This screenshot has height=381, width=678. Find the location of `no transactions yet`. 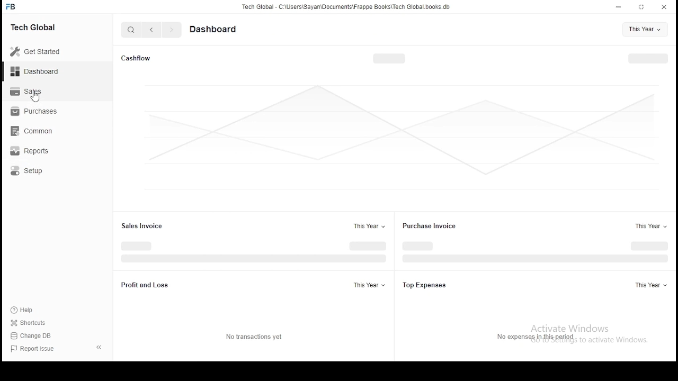

no transactions yet is located at coordinates (253, 337).